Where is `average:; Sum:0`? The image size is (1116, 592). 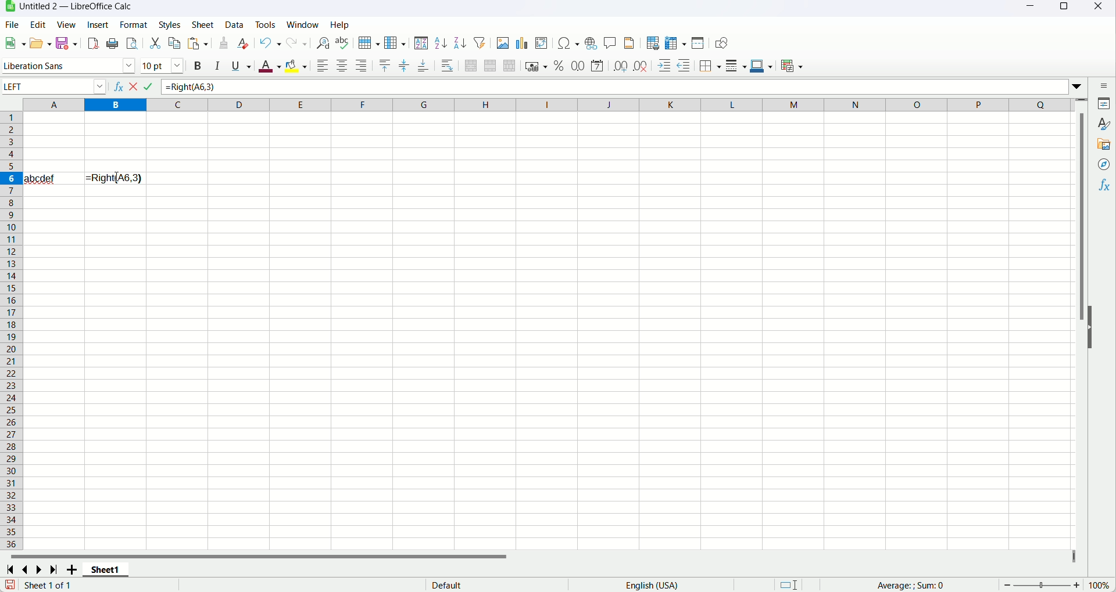
average:; Sum:0 is located at coordinates (911, 586).